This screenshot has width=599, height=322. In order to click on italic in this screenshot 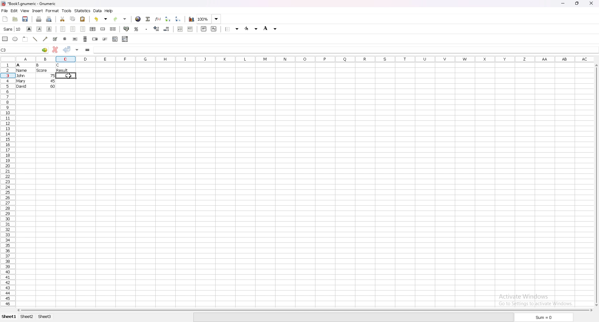, I will do `click(40, 29)`.